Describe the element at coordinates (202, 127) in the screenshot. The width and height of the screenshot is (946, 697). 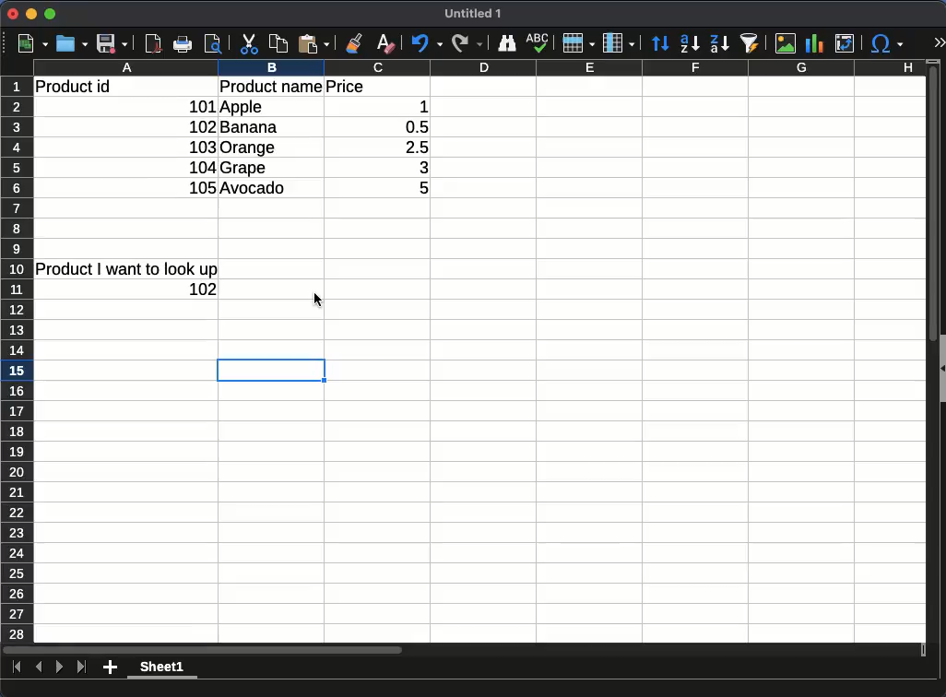
I see `102` at that location.